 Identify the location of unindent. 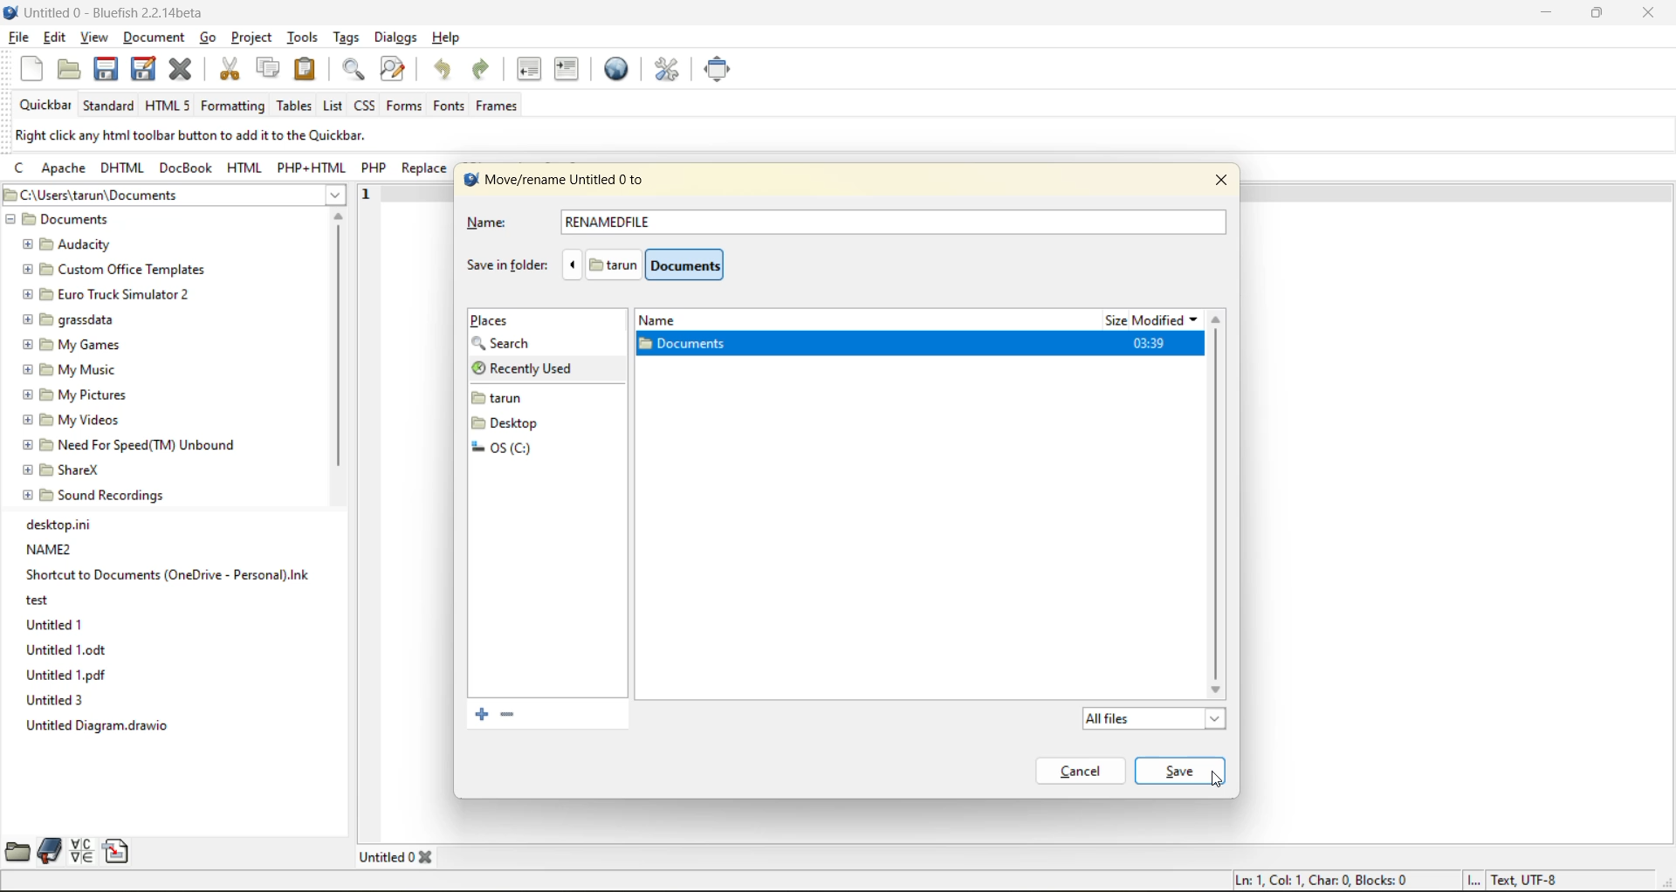
(532, 69).